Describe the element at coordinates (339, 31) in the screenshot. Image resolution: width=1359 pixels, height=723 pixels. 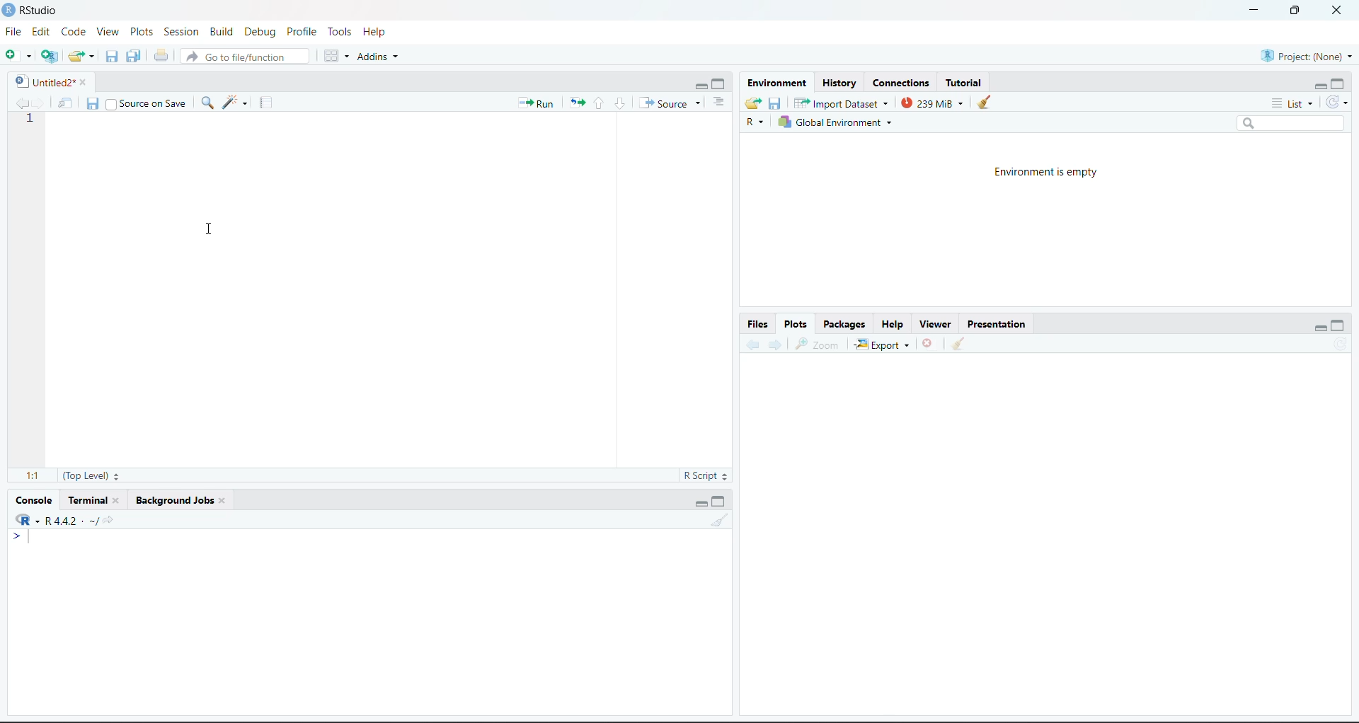
I see `Tools` at that location.